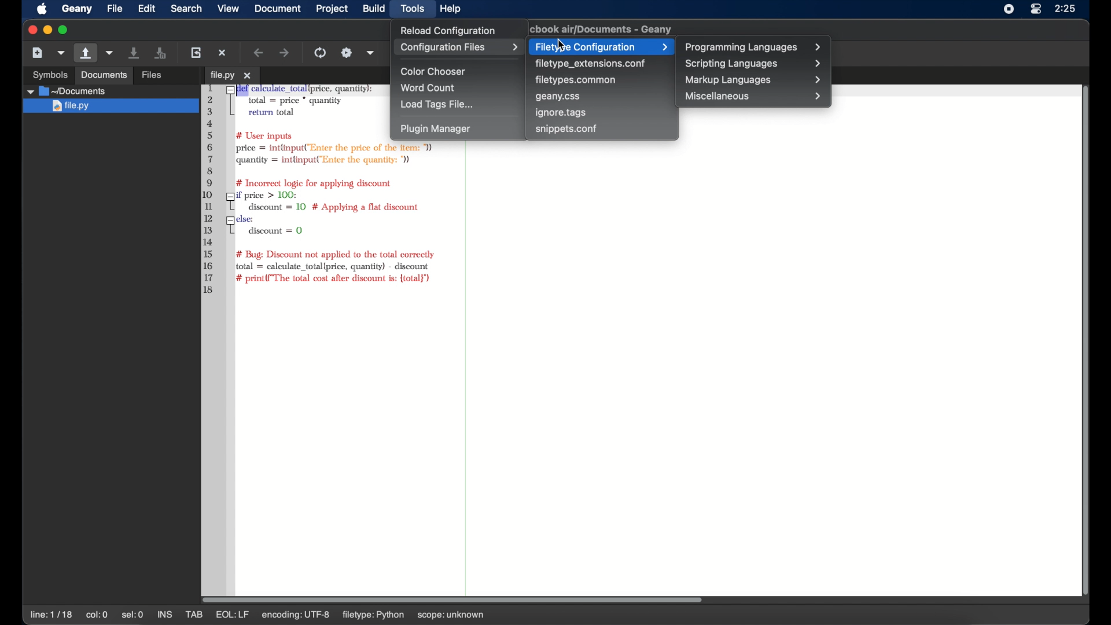  Describe the element at coordinates (459, 47) in the screenshot. I see `configuration files menu` at that location.